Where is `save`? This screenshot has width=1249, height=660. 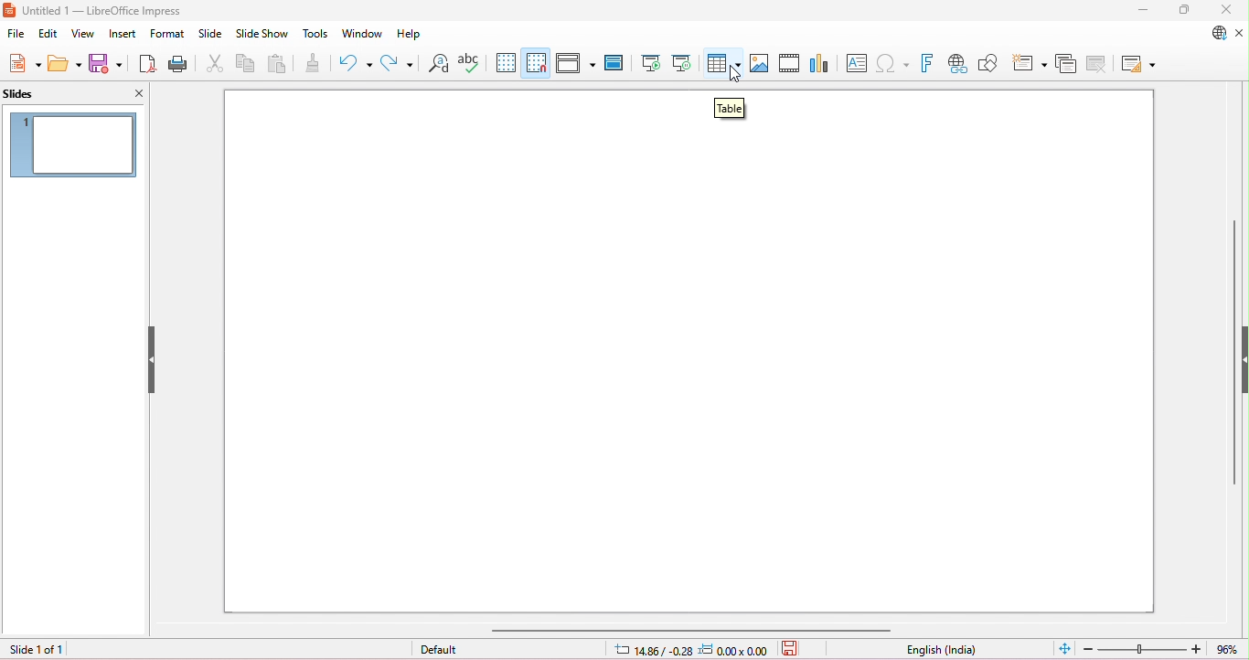
save is located at coordinates (106, 63).